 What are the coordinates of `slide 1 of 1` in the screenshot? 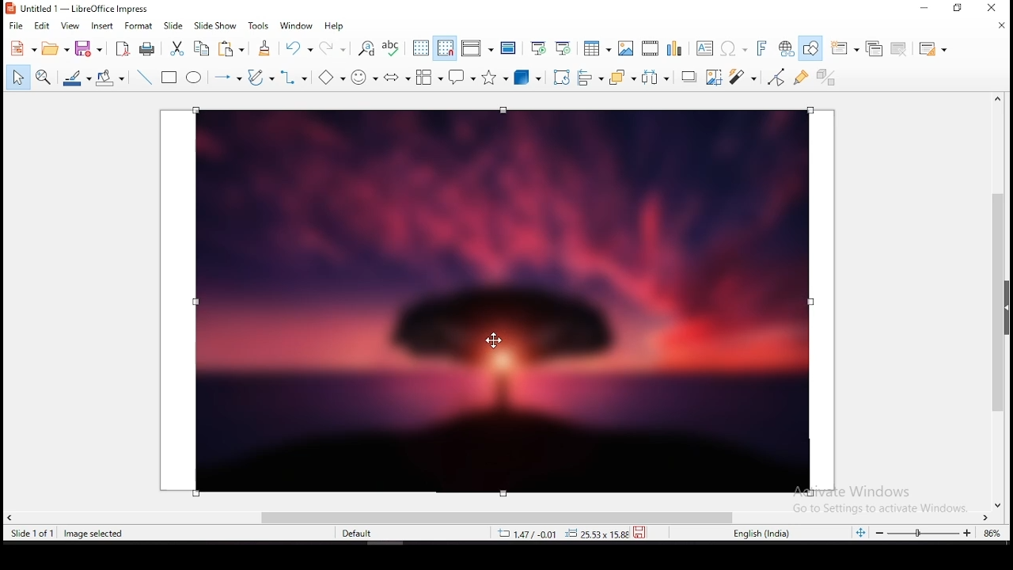 It's located at (31, 535).